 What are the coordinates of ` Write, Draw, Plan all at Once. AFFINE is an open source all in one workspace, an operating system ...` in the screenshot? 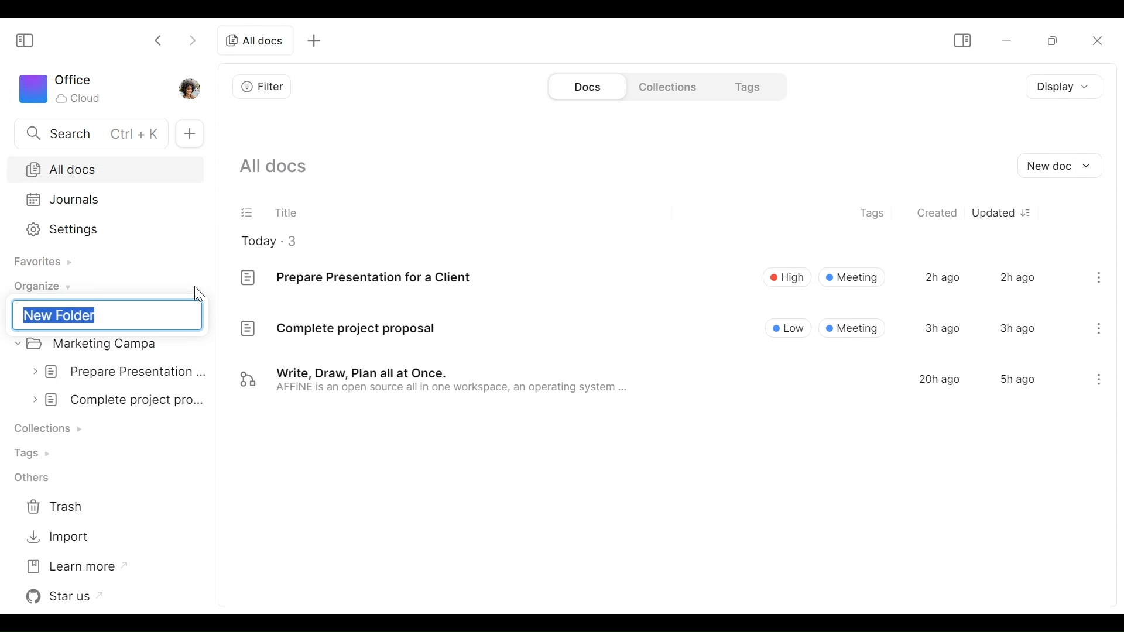 It's located at (435, 382).